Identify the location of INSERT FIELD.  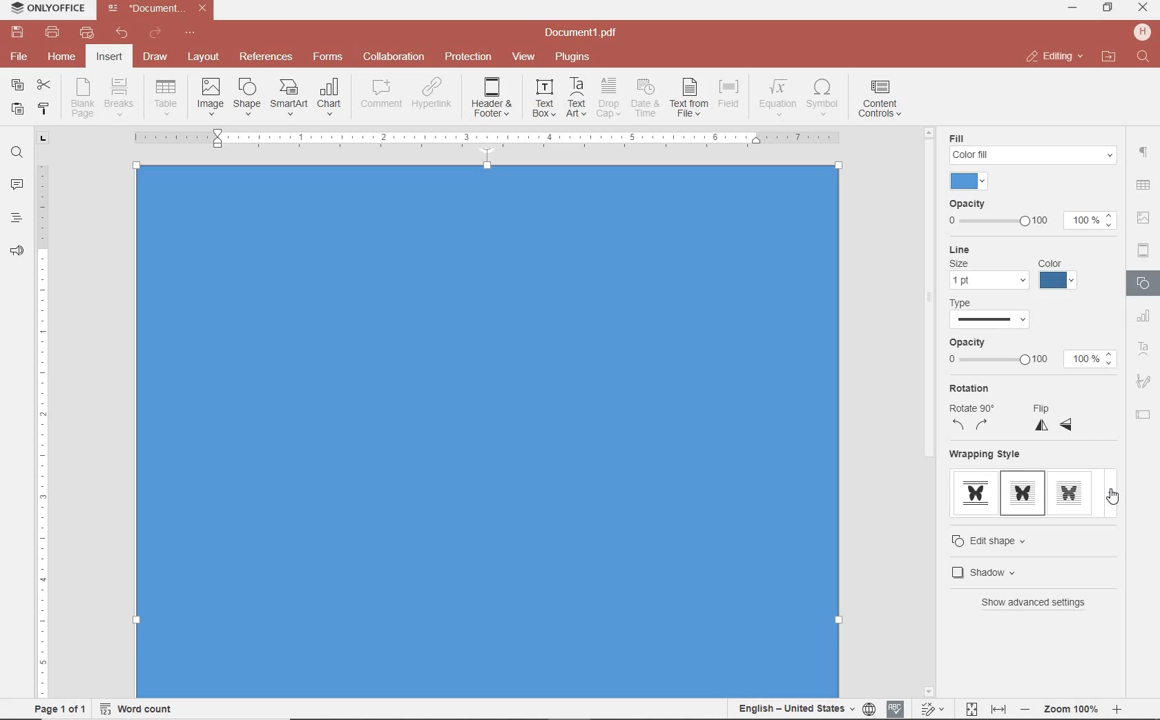
(730, 94).